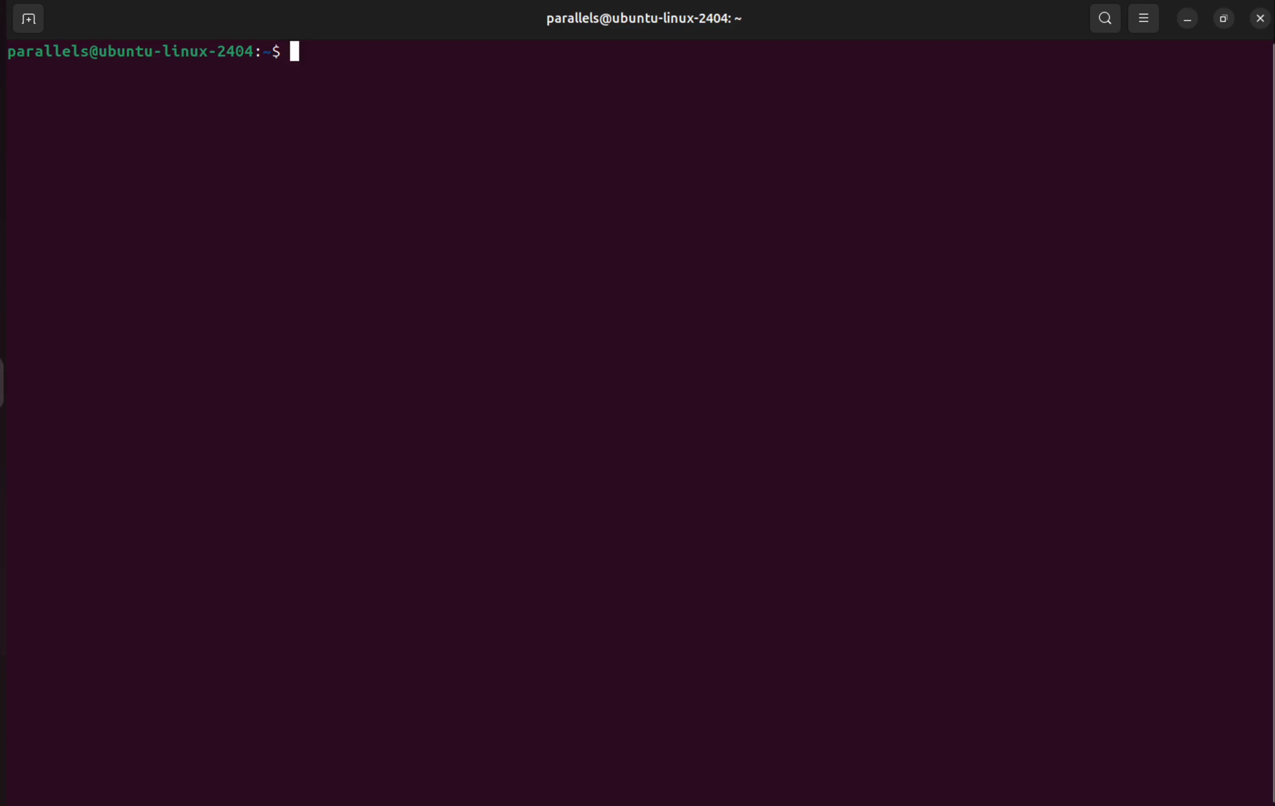 The image size is (1275, 806). I want to click on add terminal, so click(28, 19).